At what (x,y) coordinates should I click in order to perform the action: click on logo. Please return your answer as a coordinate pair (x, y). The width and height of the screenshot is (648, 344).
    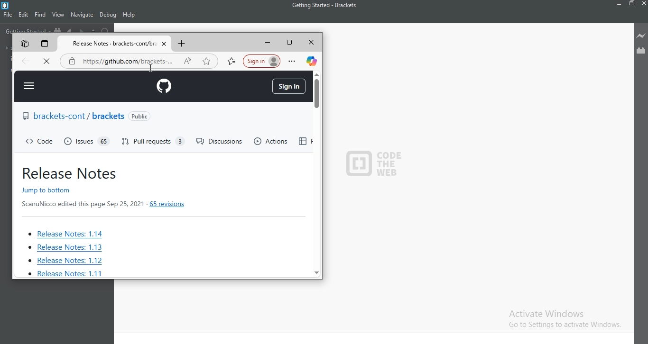
    Looking at the image, I should click on (375, 163).